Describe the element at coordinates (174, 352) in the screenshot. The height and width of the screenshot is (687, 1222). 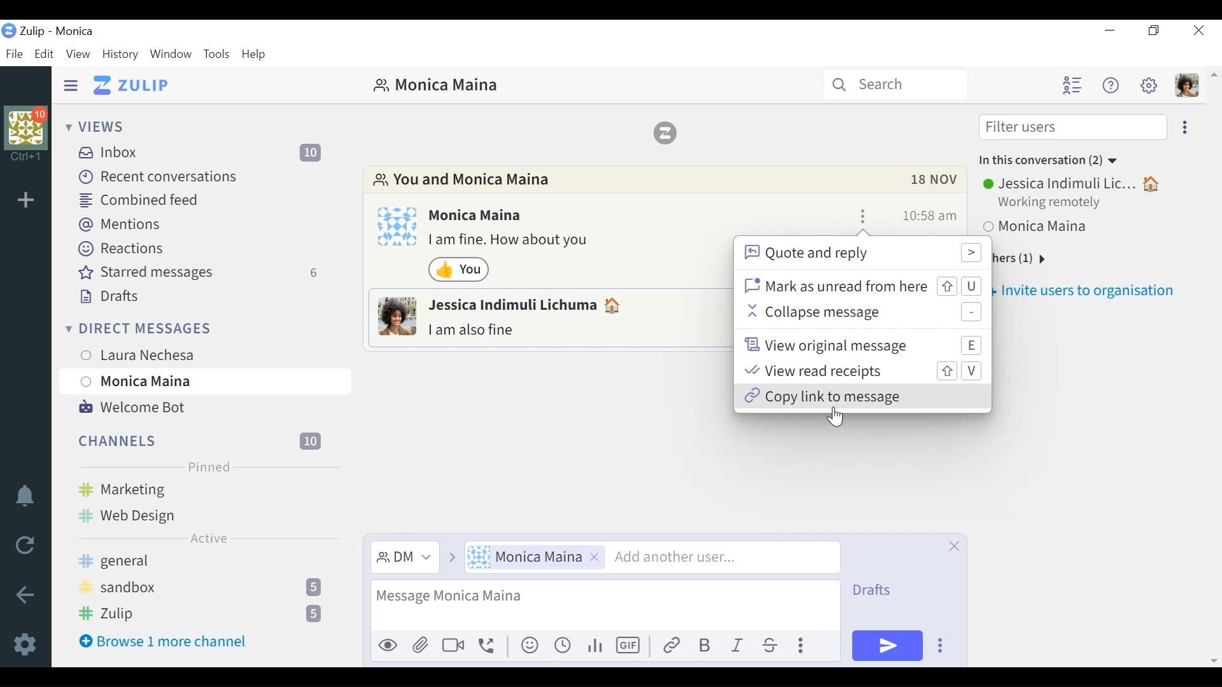
I see `Laura Nechesa` at that location.